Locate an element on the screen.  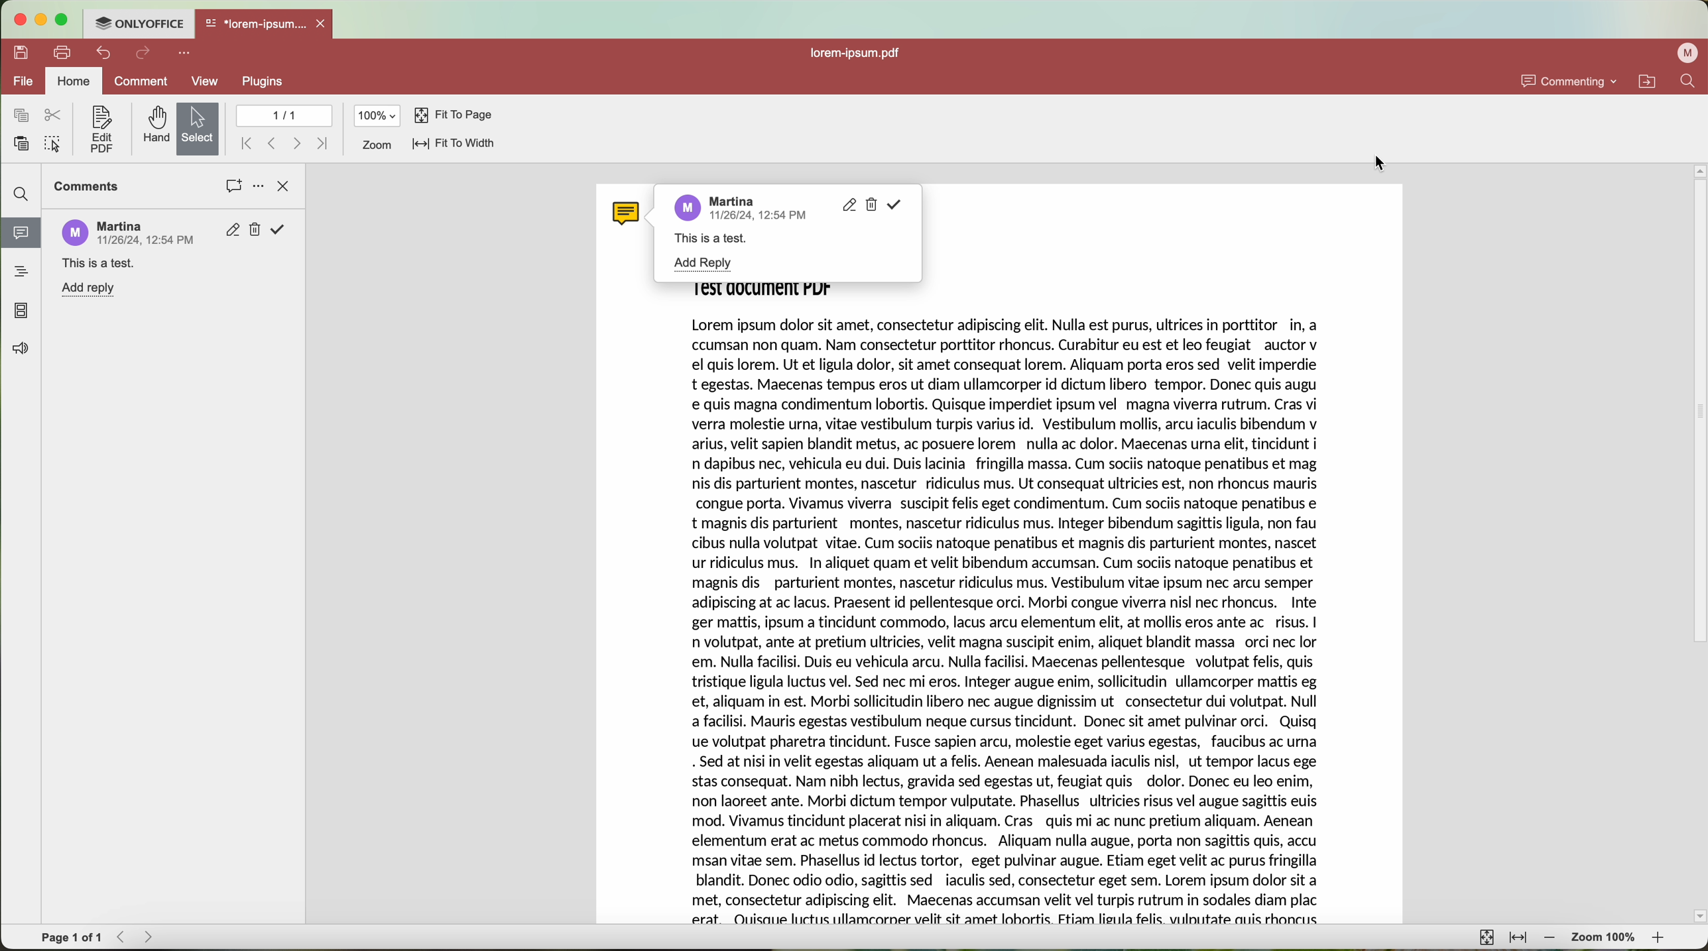
options is located at coordinates (258, 188).